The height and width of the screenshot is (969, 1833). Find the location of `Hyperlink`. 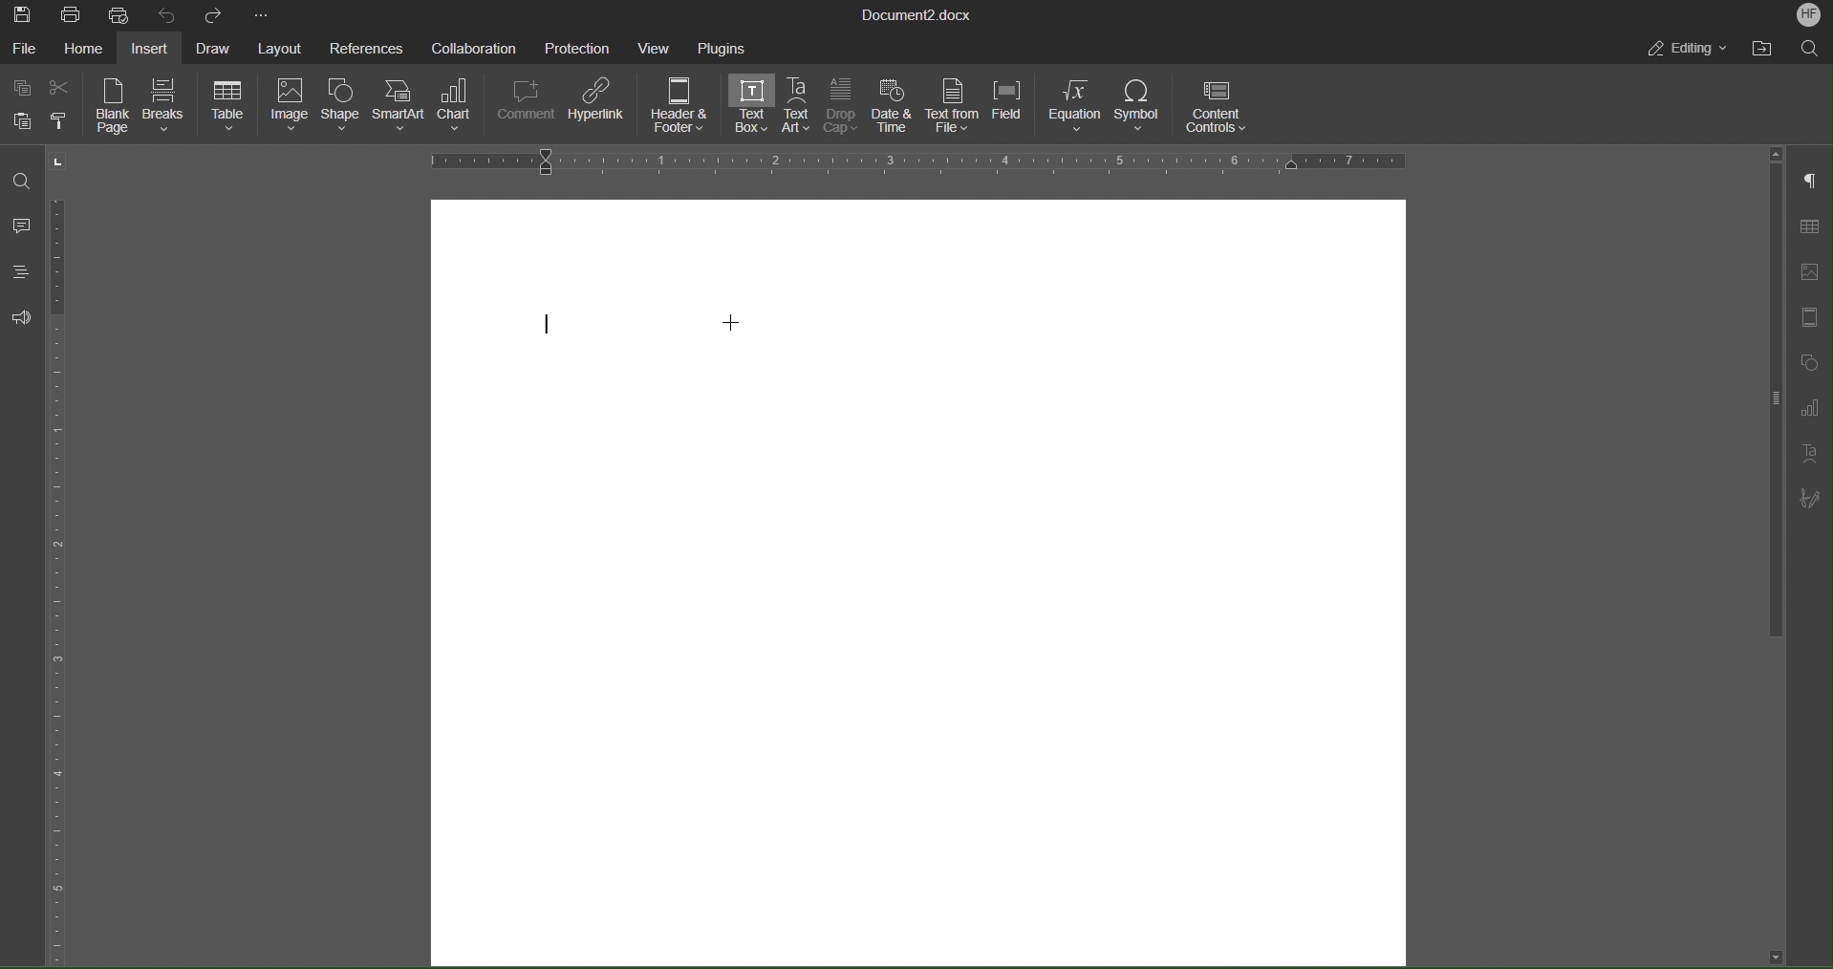

Hyperlink is located at coordinates (599, 106).